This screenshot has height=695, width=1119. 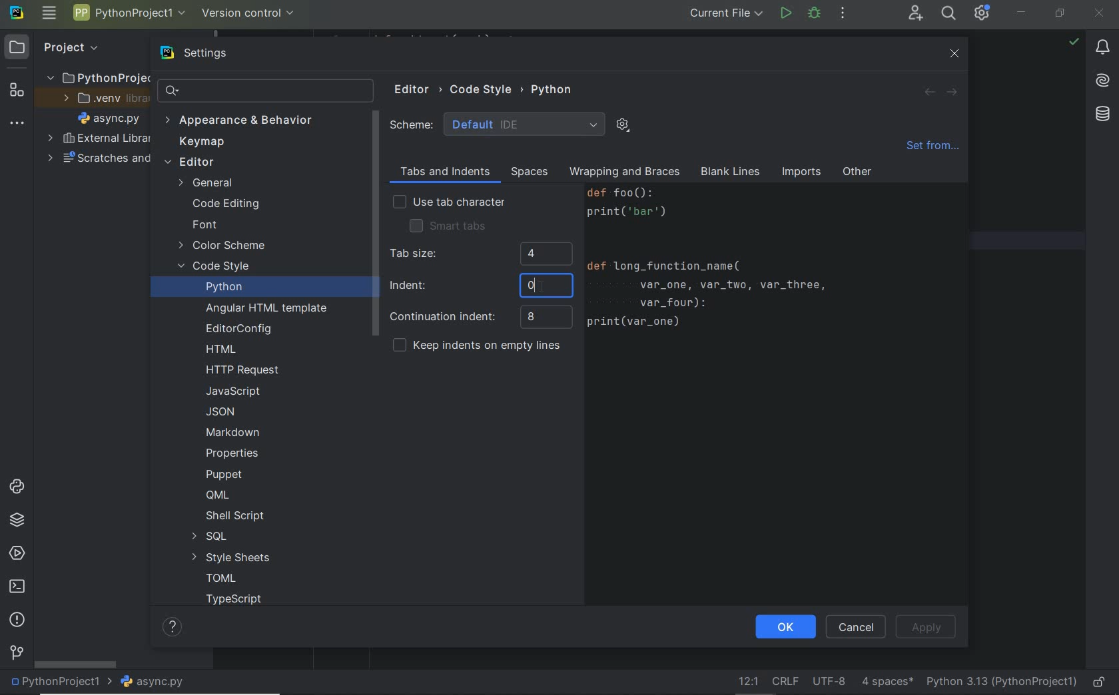 I want to click on STYLE SHEETS, so click(x=231, y=557).